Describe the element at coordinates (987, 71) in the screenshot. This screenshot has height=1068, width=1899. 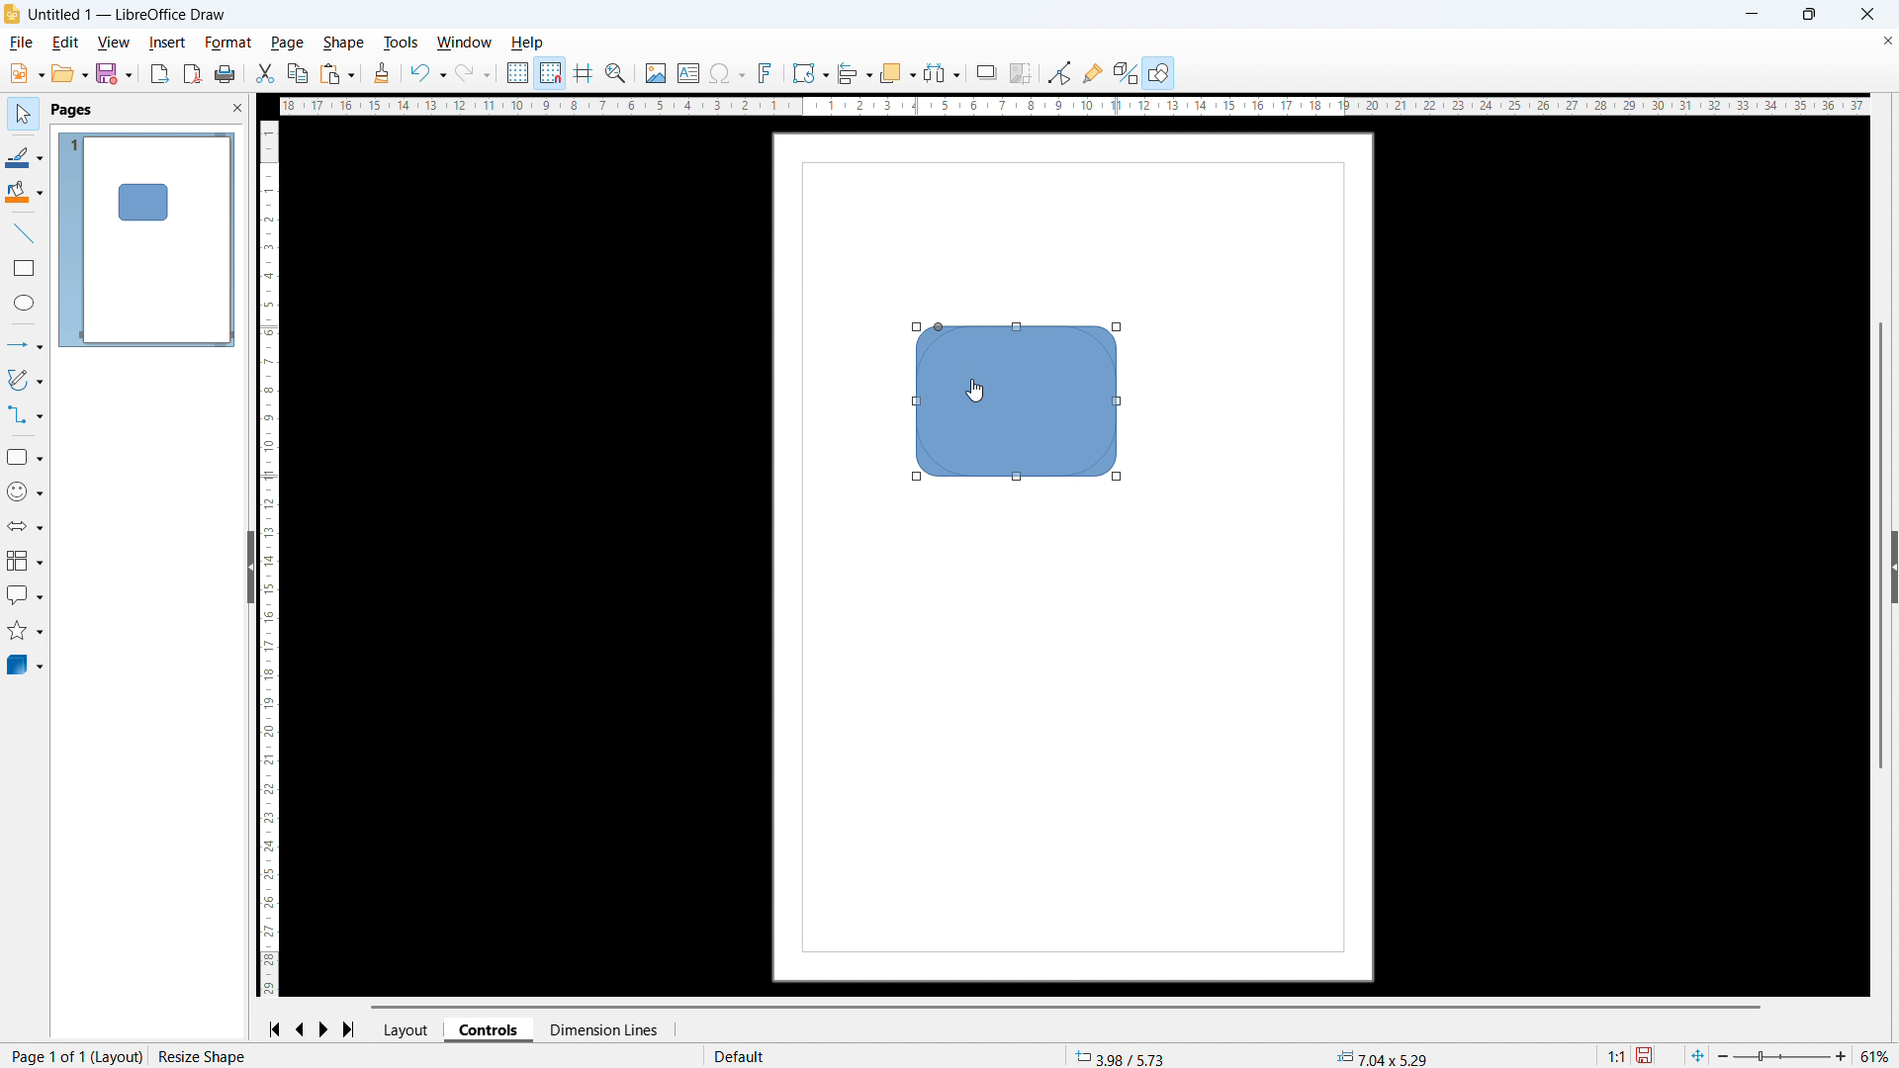
I see `` at that location.